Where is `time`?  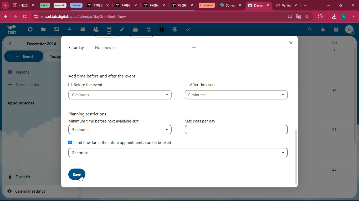
time is located at coordinates (238, 96).